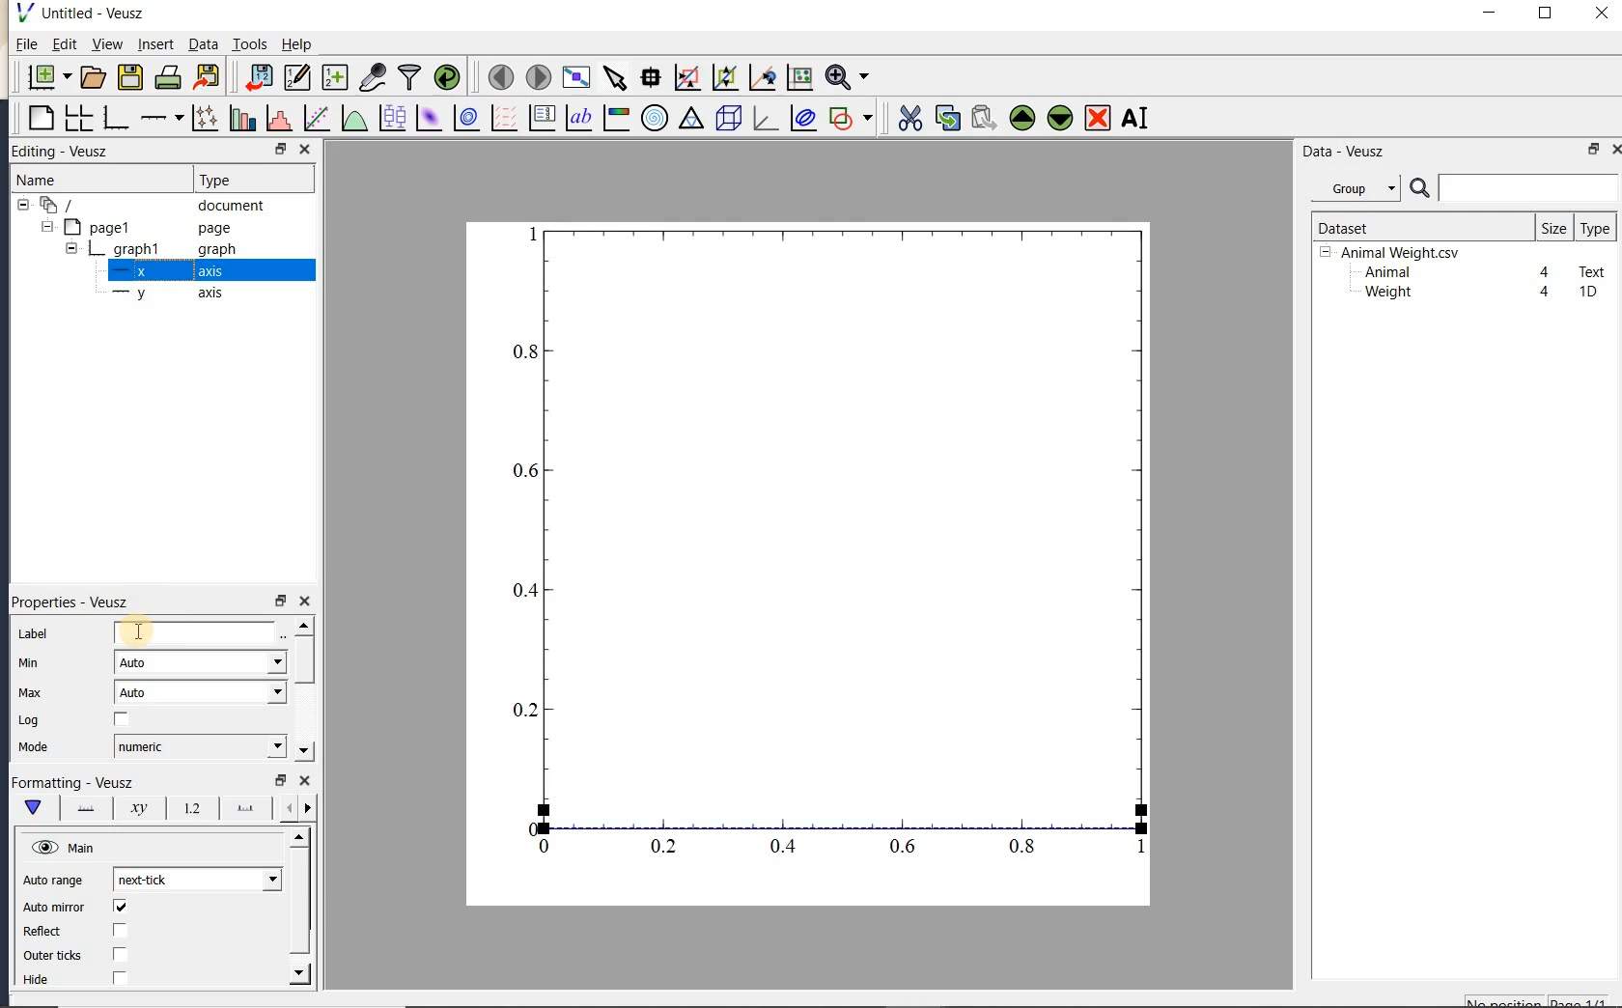  I want to click on polar graph, so click(654, 118).